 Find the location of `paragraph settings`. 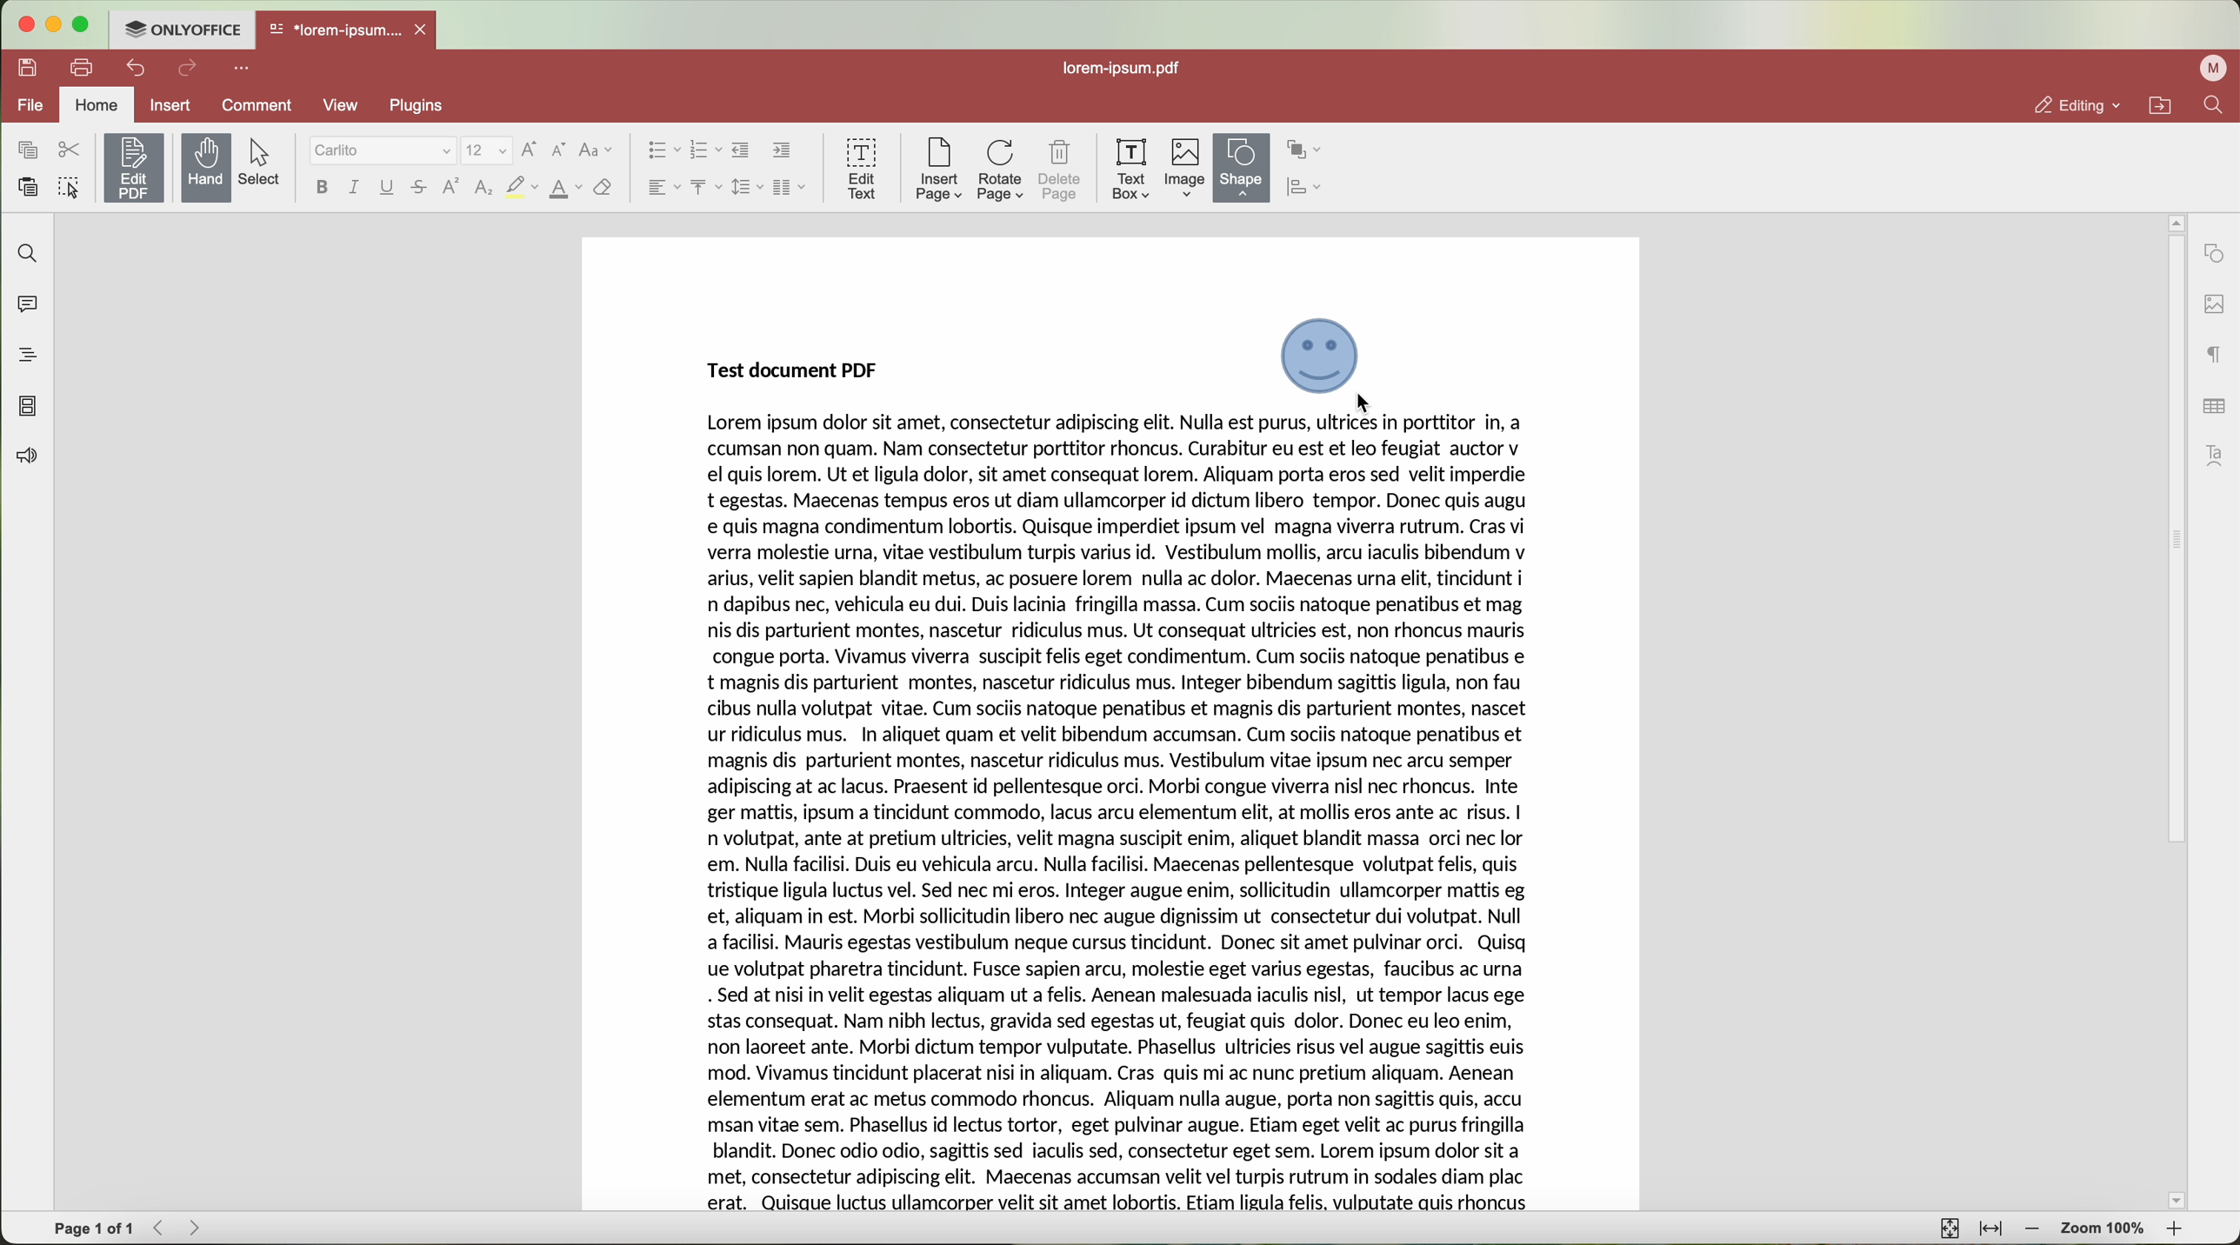

paragraph settings is located at coordinates (2210, 356).